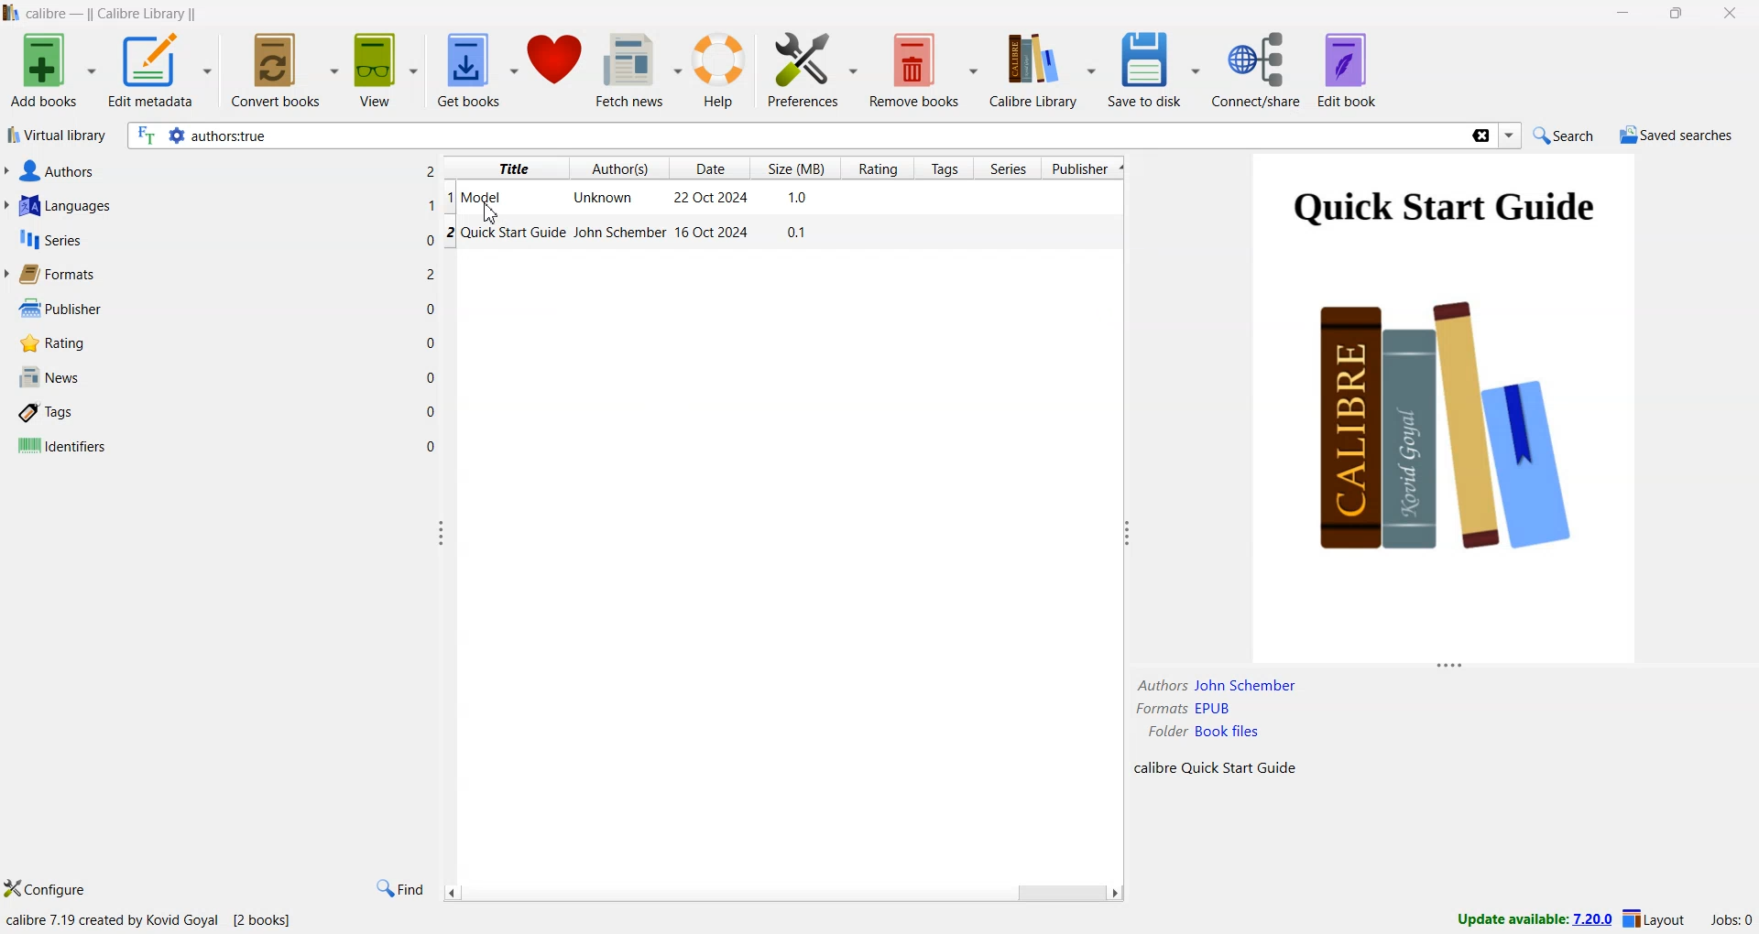 The height and width of the screenshot is (934, 1759). What do you see at coordinates (115, 921) in the screenshot?
I see `calibre 7.19 created by kovid goyal` at bounding box center [115, 921].